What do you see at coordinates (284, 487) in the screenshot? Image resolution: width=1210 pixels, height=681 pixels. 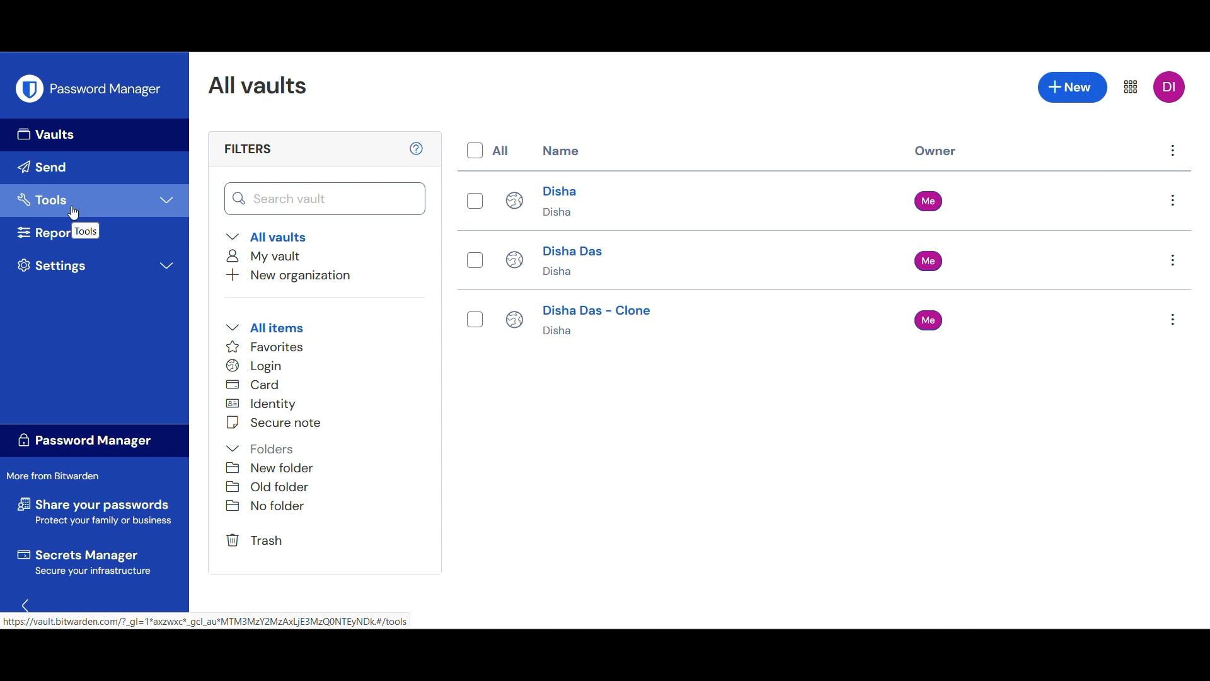 I see `Old folder` at bounding box center [284, 487].